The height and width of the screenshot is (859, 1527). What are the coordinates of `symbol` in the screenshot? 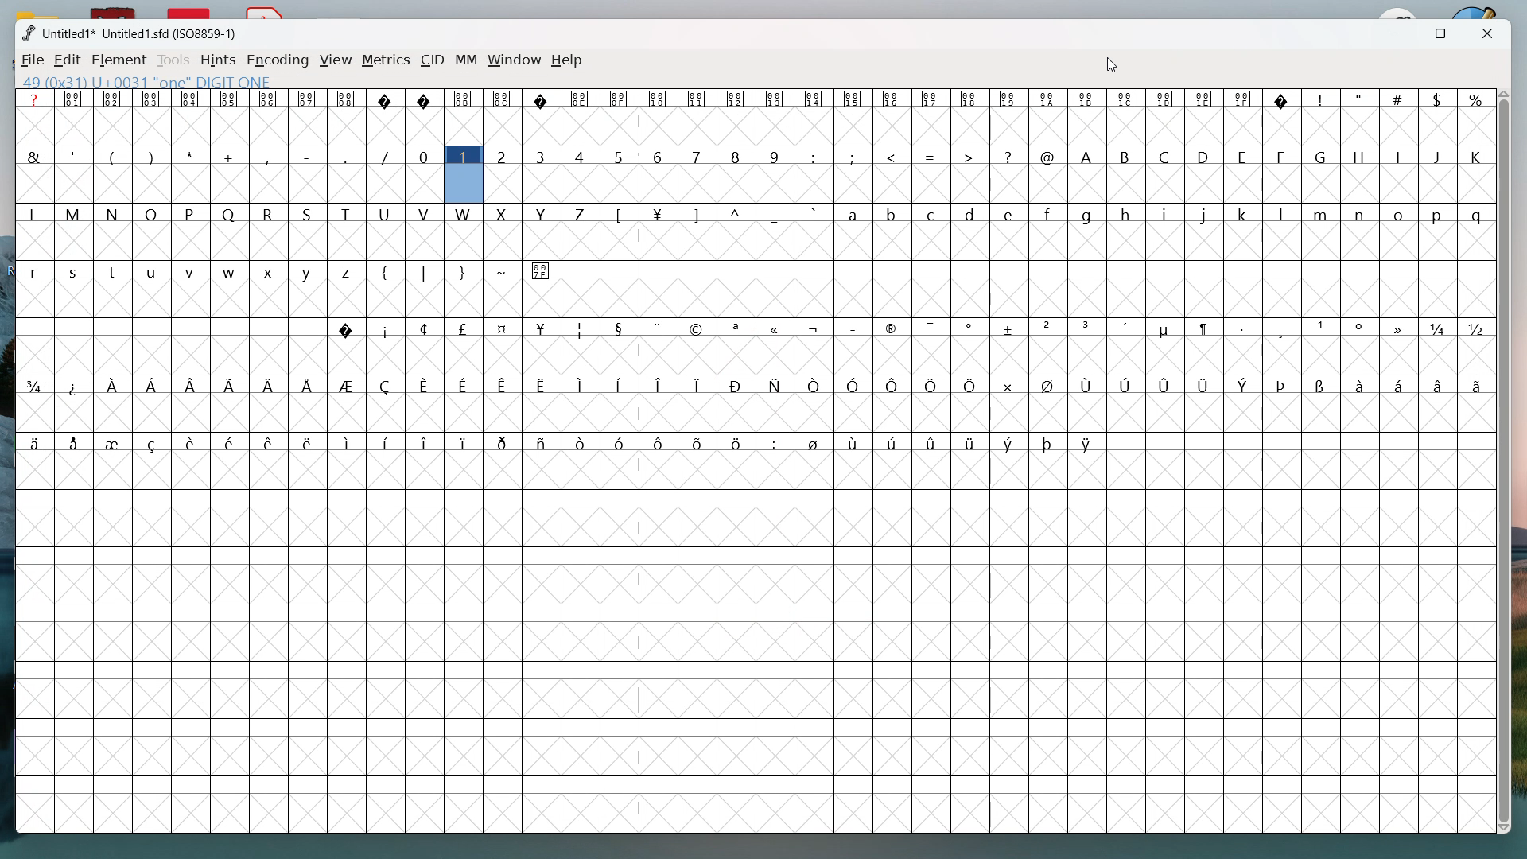 It's located at (1167, 99).